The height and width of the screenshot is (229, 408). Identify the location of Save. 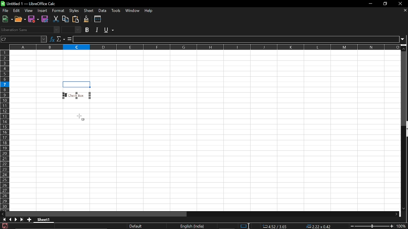
(4, 226).